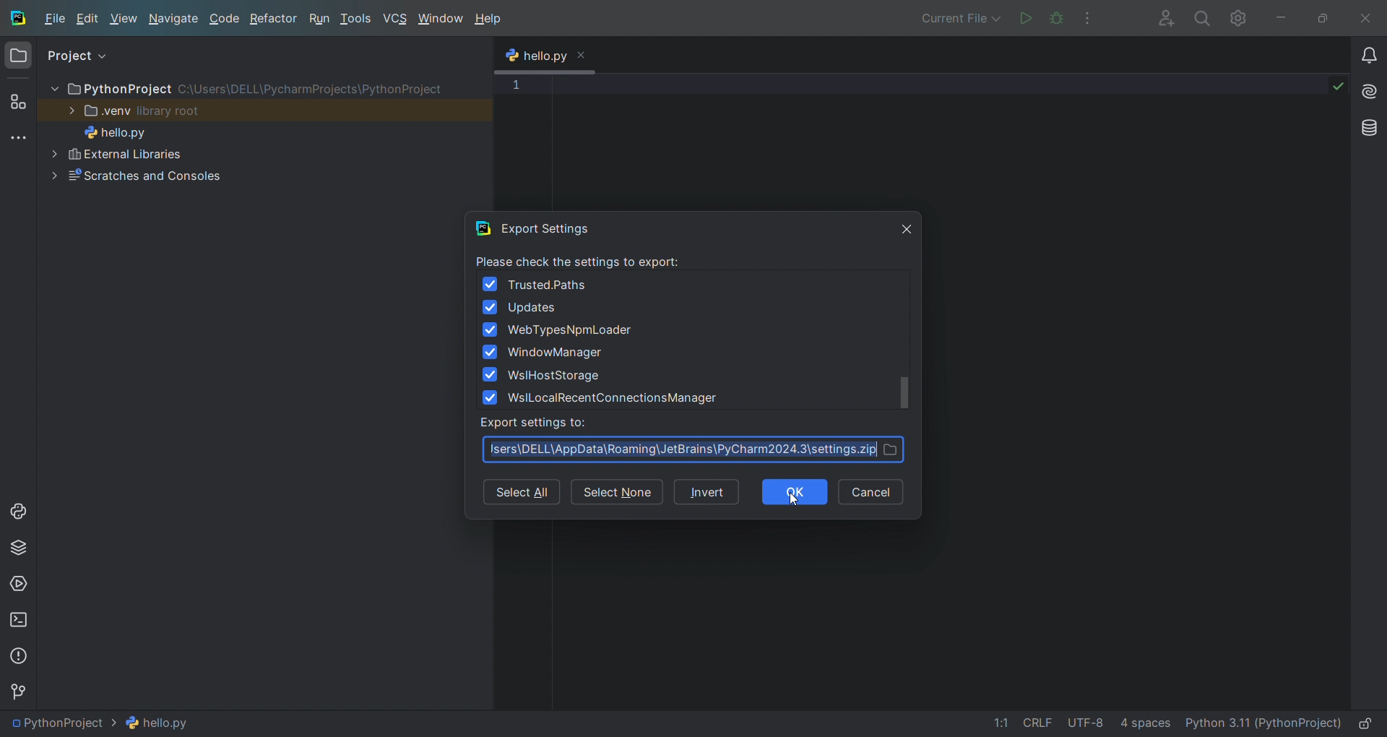  I want to click on python logo, so click(511, 57).